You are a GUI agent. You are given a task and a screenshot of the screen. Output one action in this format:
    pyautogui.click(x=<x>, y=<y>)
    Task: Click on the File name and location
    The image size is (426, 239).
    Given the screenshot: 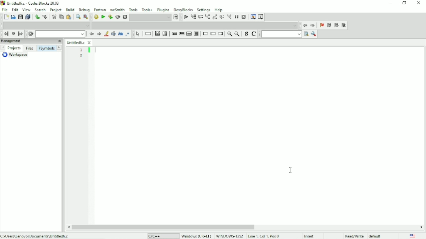 What is the action you would take?
    pyautogui.click(x=35, y=235)
    